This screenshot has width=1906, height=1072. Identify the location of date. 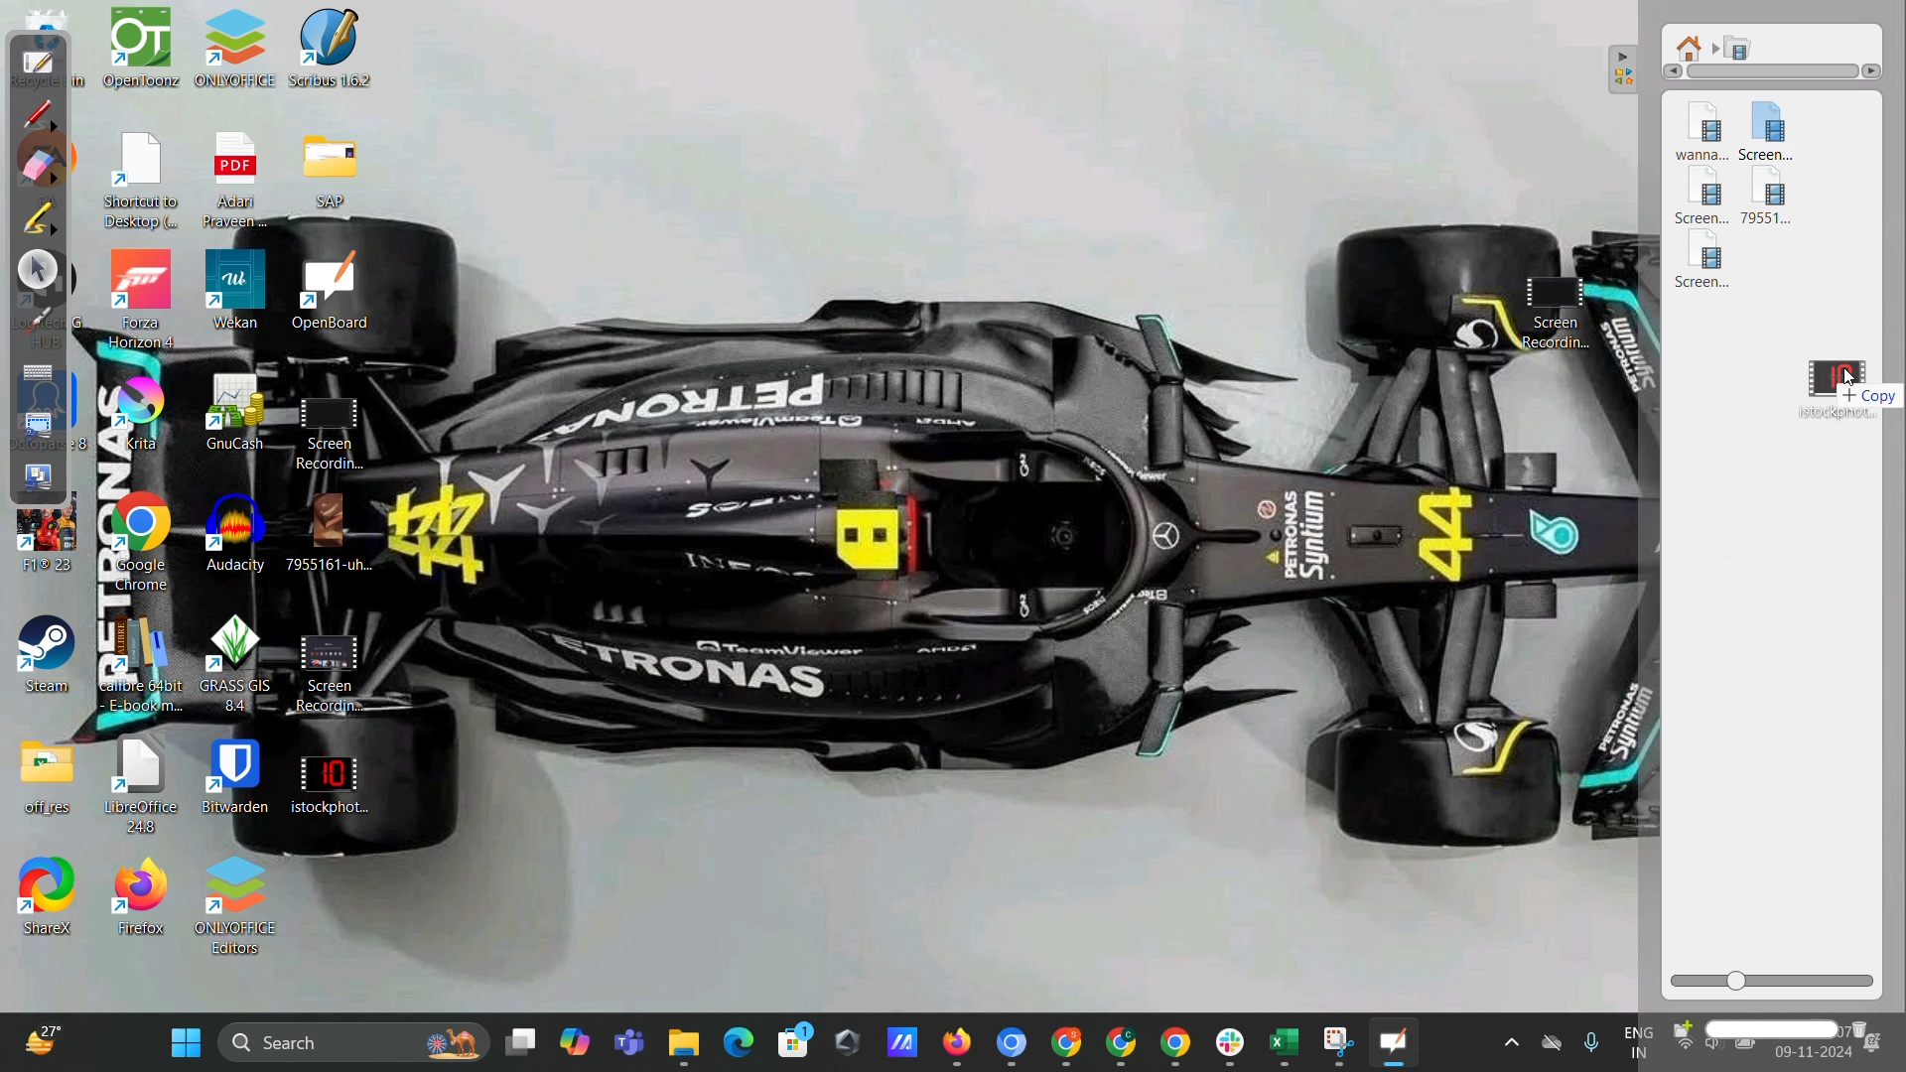
(1784, 1058).